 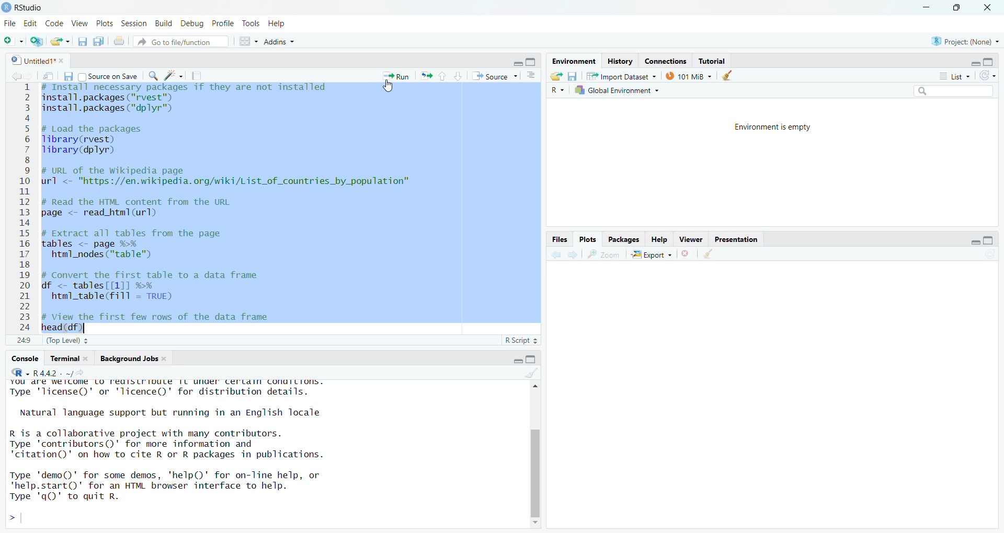 I want to click on back, so click(x=17, y=76).